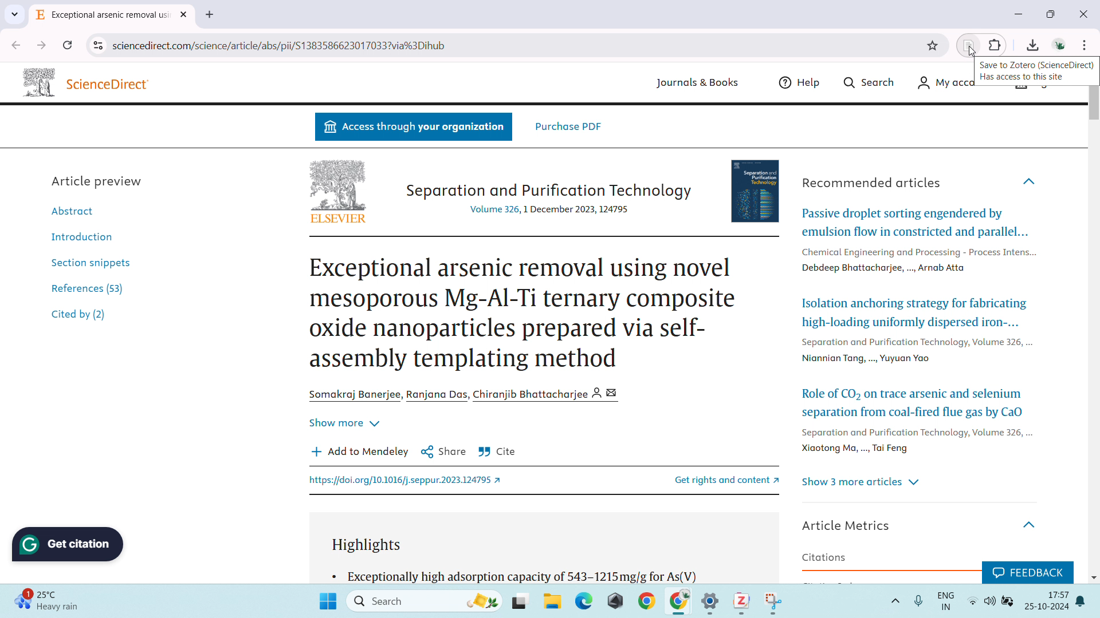 The image size is (1100, 618). Describe the element at coordinates (15, 45) in the screenshot. I see `click to go back, hold to see history` at that location.